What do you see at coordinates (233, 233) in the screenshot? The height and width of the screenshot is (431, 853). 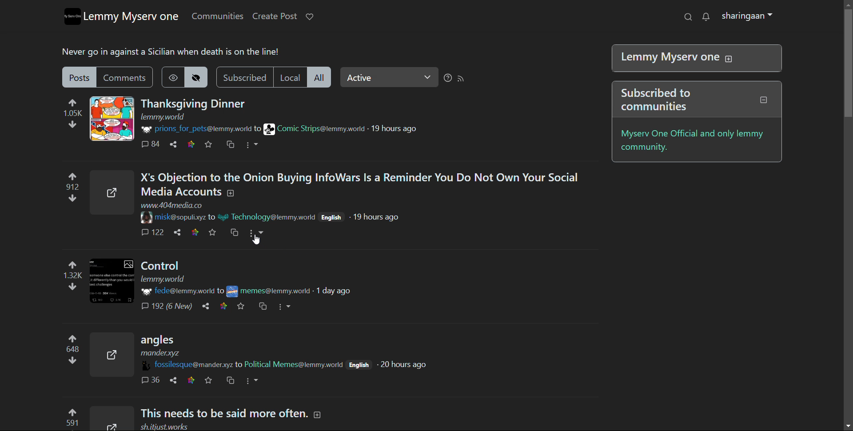 I see `Cross post` at bounding box center [233, 233].